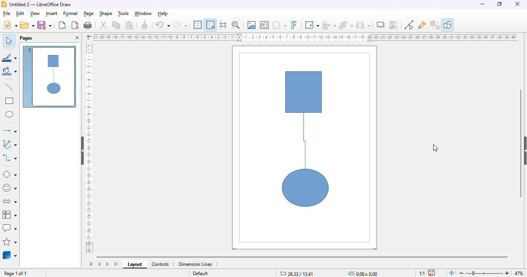 This screenshot has width=527, height=277. Describe the element at coordinates (9, 40) in the screenshot. I see `select` at that location.